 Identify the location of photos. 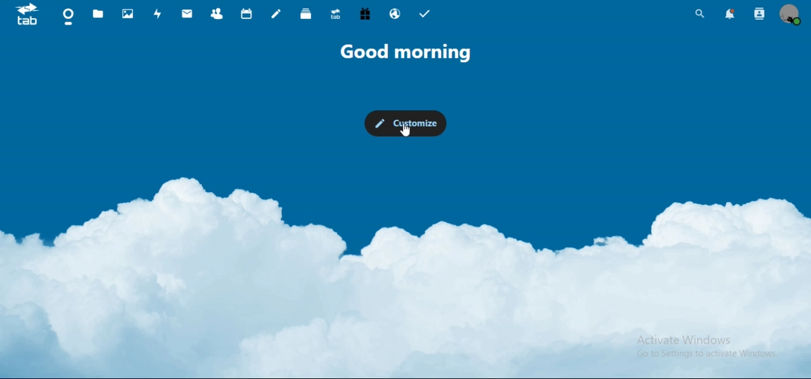
(128, 15).